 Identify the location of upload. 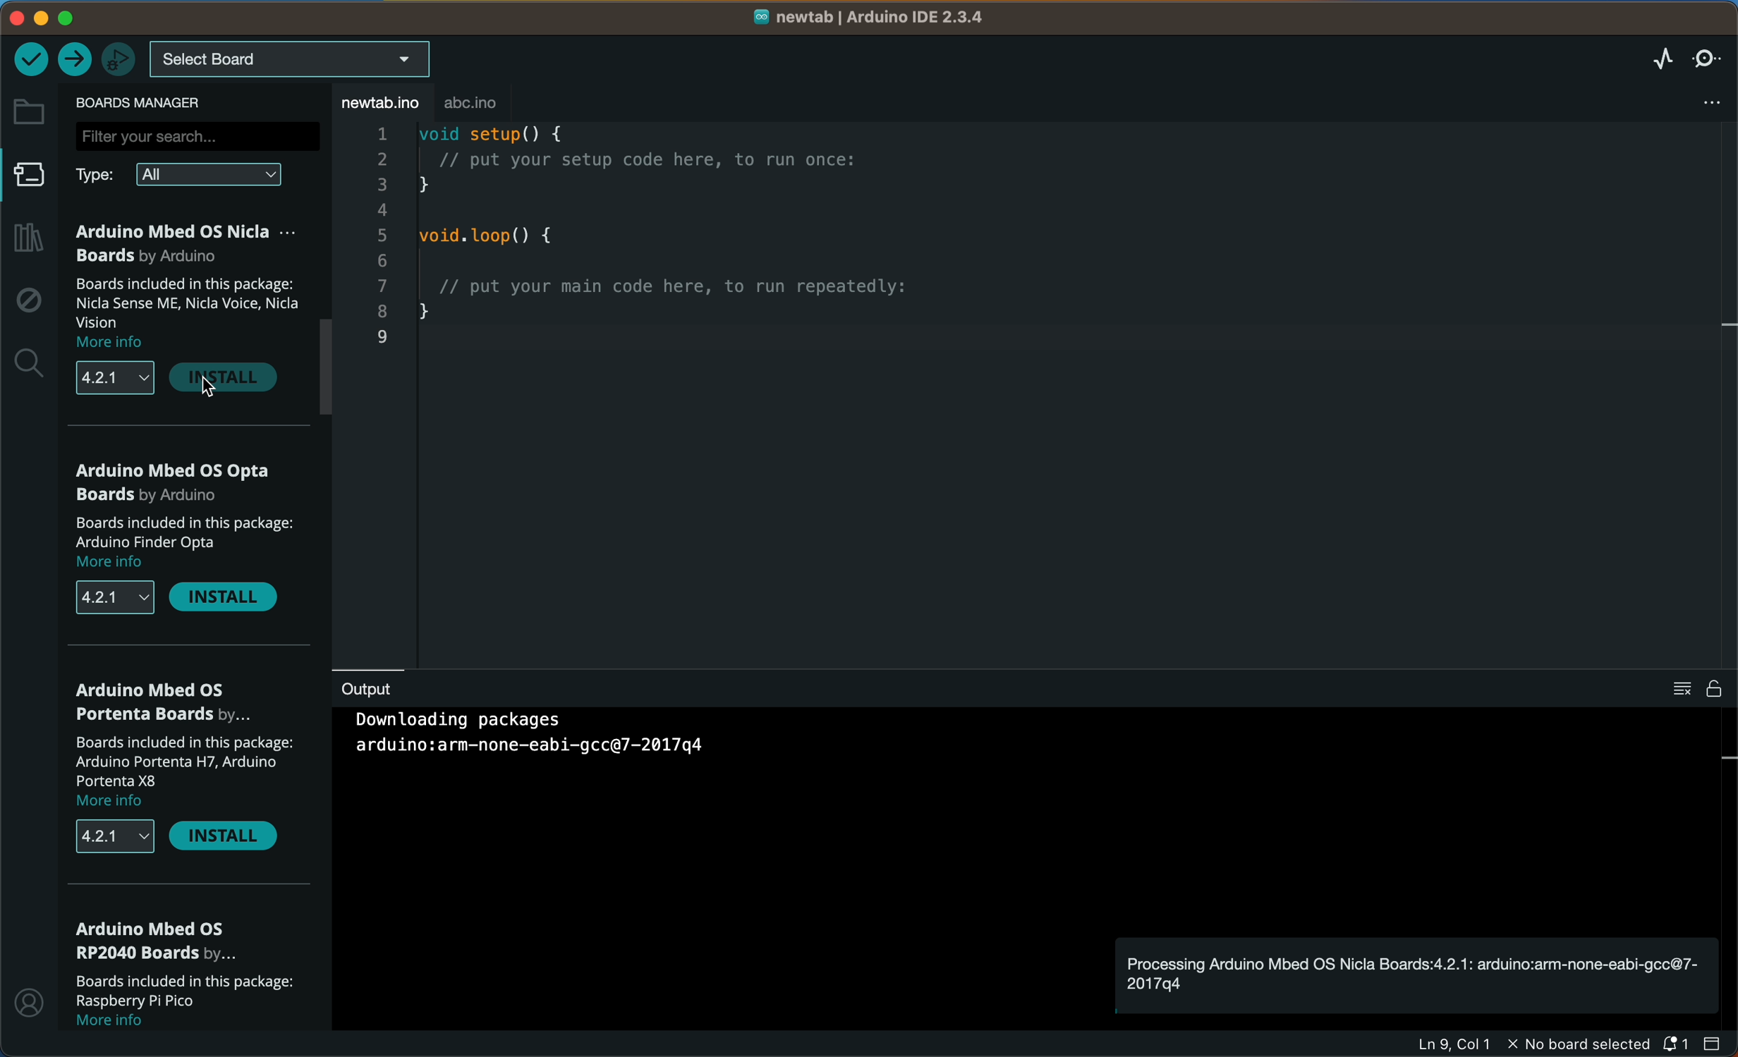
(76, 60).